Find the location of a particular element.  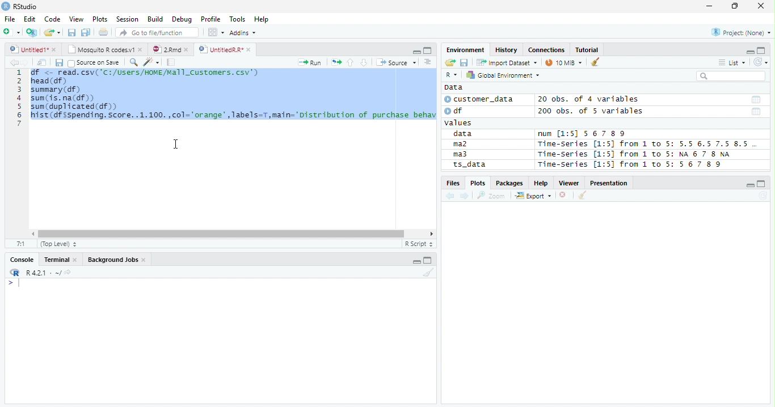

Print is located at coordinates (103, 32).